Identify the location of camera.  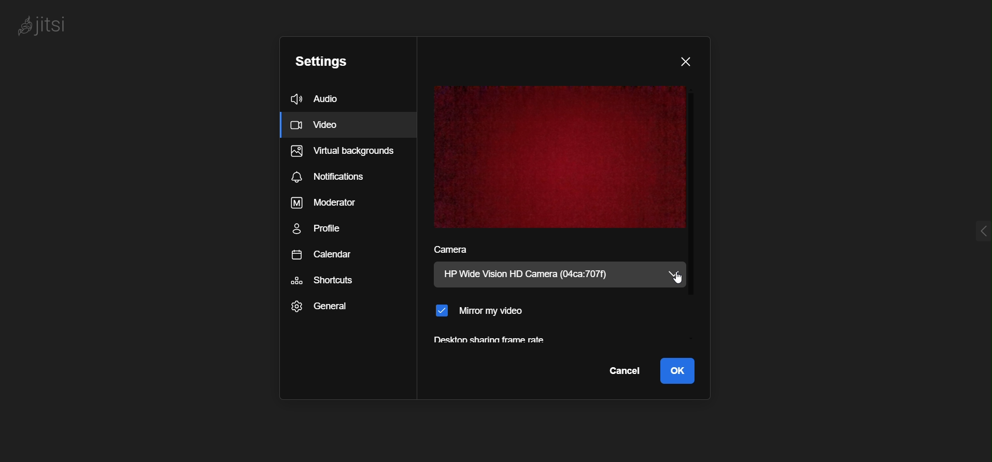
(449, 251).